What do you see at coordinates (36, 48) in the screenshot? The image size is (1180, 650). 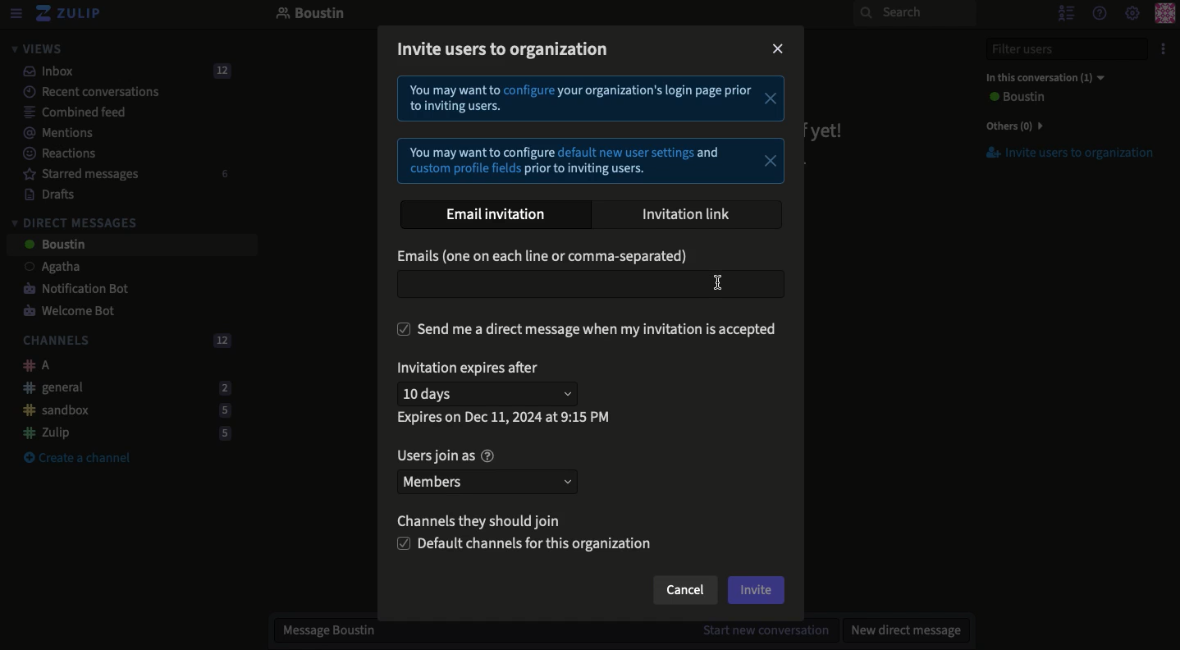 I see `Views` at bounding box center [36, 48].